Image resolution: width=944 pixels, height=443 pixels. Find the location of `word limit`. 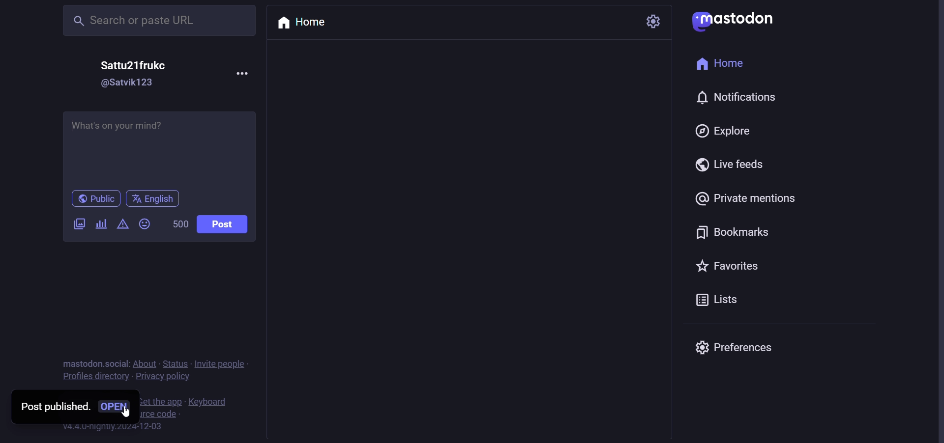

word limit is located at coordinates (177, 225).